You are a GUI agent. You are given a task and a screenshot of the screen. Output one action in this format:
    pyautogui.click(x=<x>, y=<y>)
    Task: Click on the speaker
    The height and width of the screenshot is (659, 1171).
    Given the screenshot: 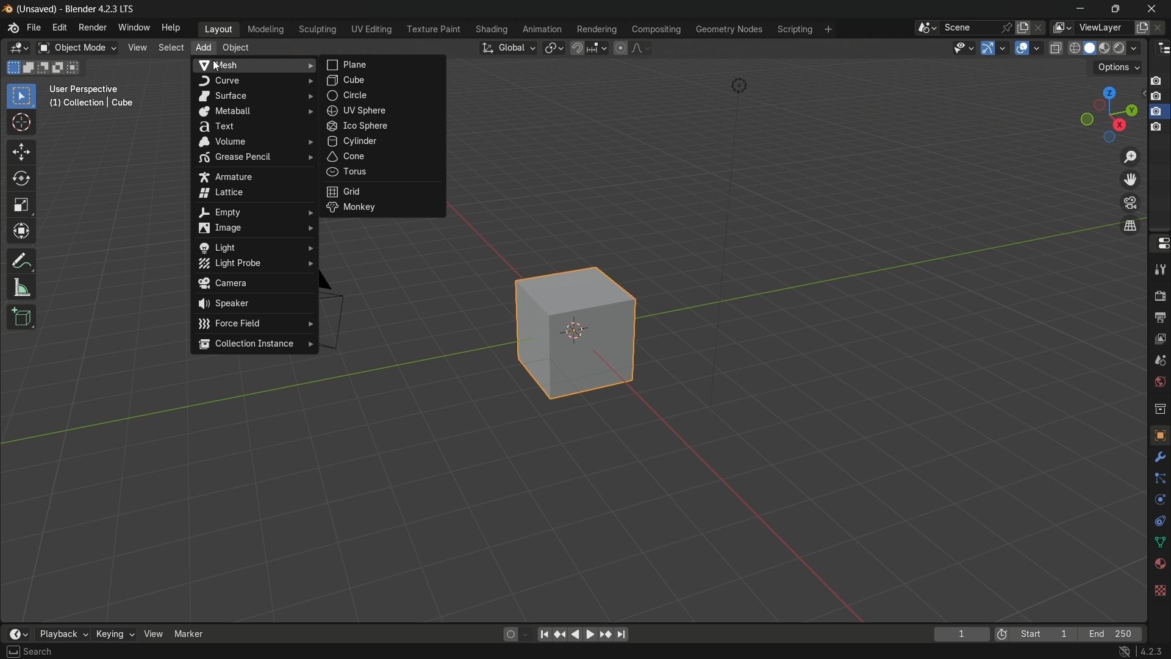 What is the action you would take?
    pyautogui.click(x=254, y=304)
    